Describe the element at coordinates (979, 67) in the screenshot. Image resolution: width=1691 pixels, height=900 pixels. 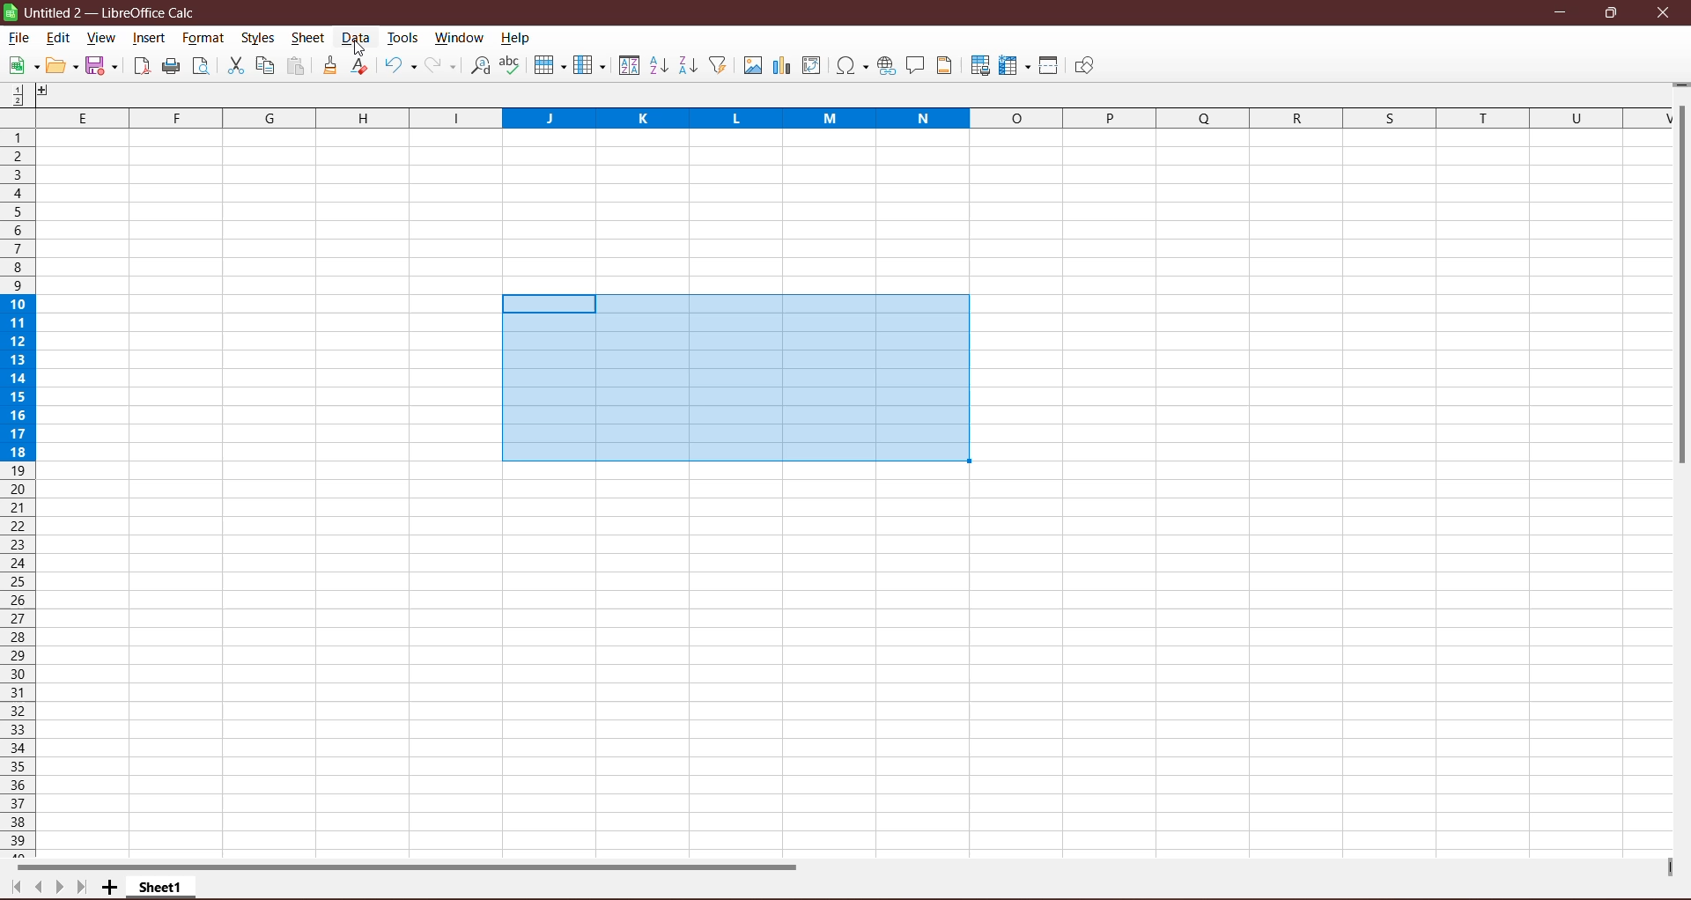
I see `Define Print Area` at that location.